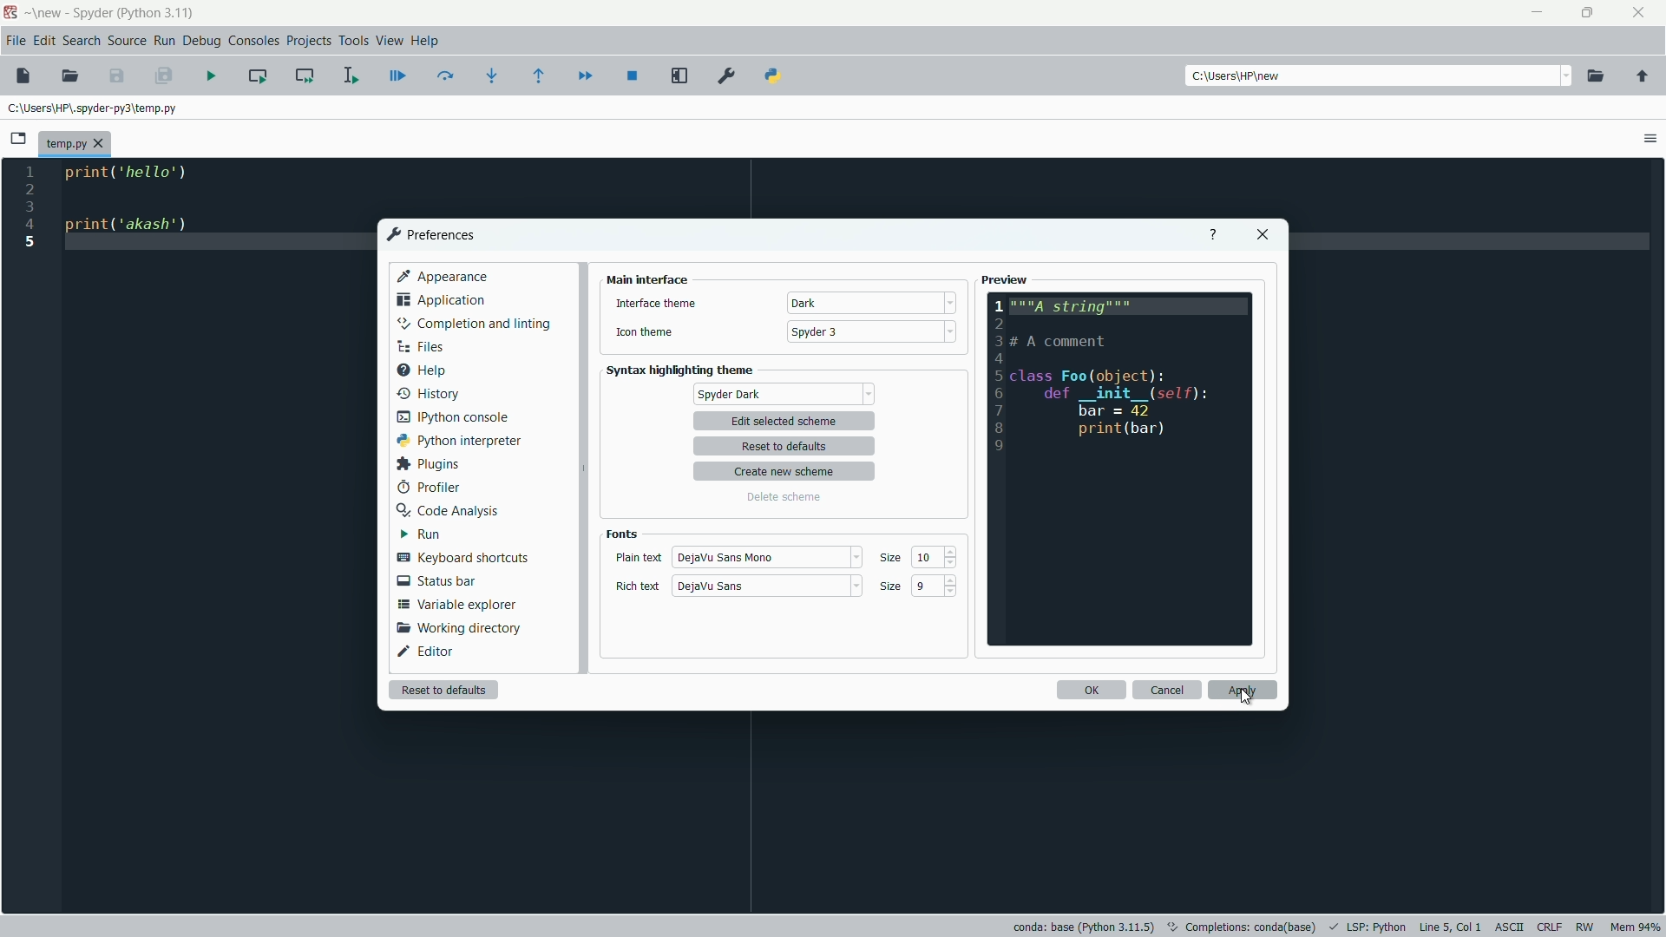  I want to click on app icon, so click(10, 13).